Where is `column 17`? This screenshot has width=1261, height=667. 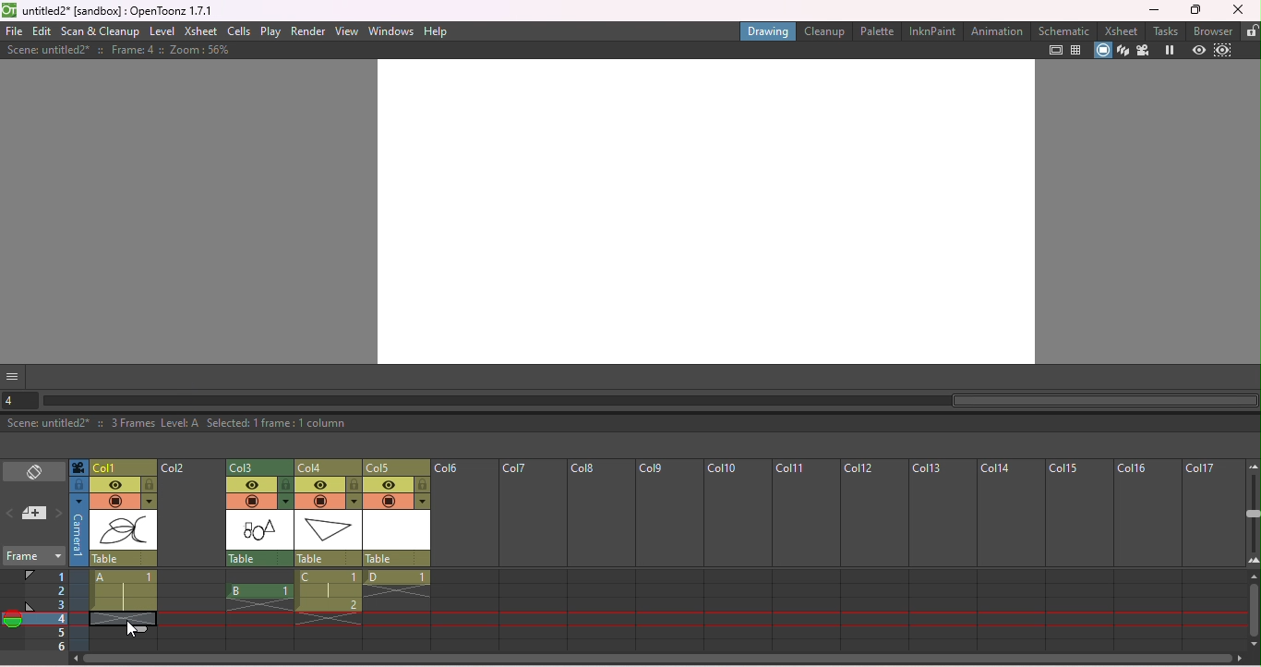
column 17 is located at coordinates (1213, 555).